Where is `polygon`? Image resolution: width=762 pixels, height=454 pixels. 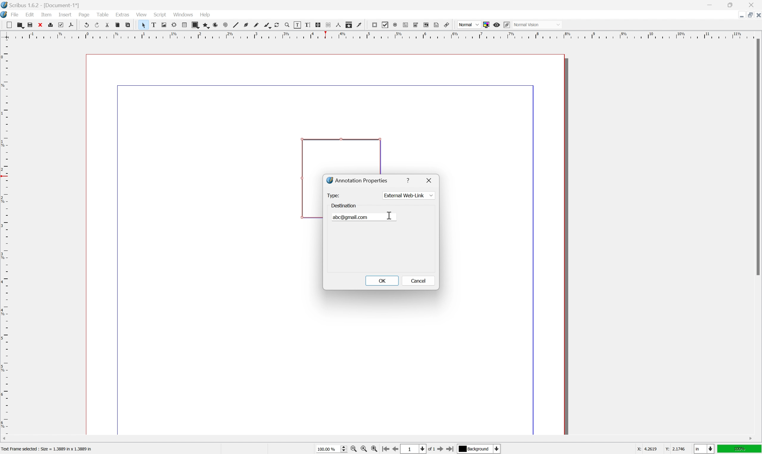 polygon is located at coordinates (205, 25).